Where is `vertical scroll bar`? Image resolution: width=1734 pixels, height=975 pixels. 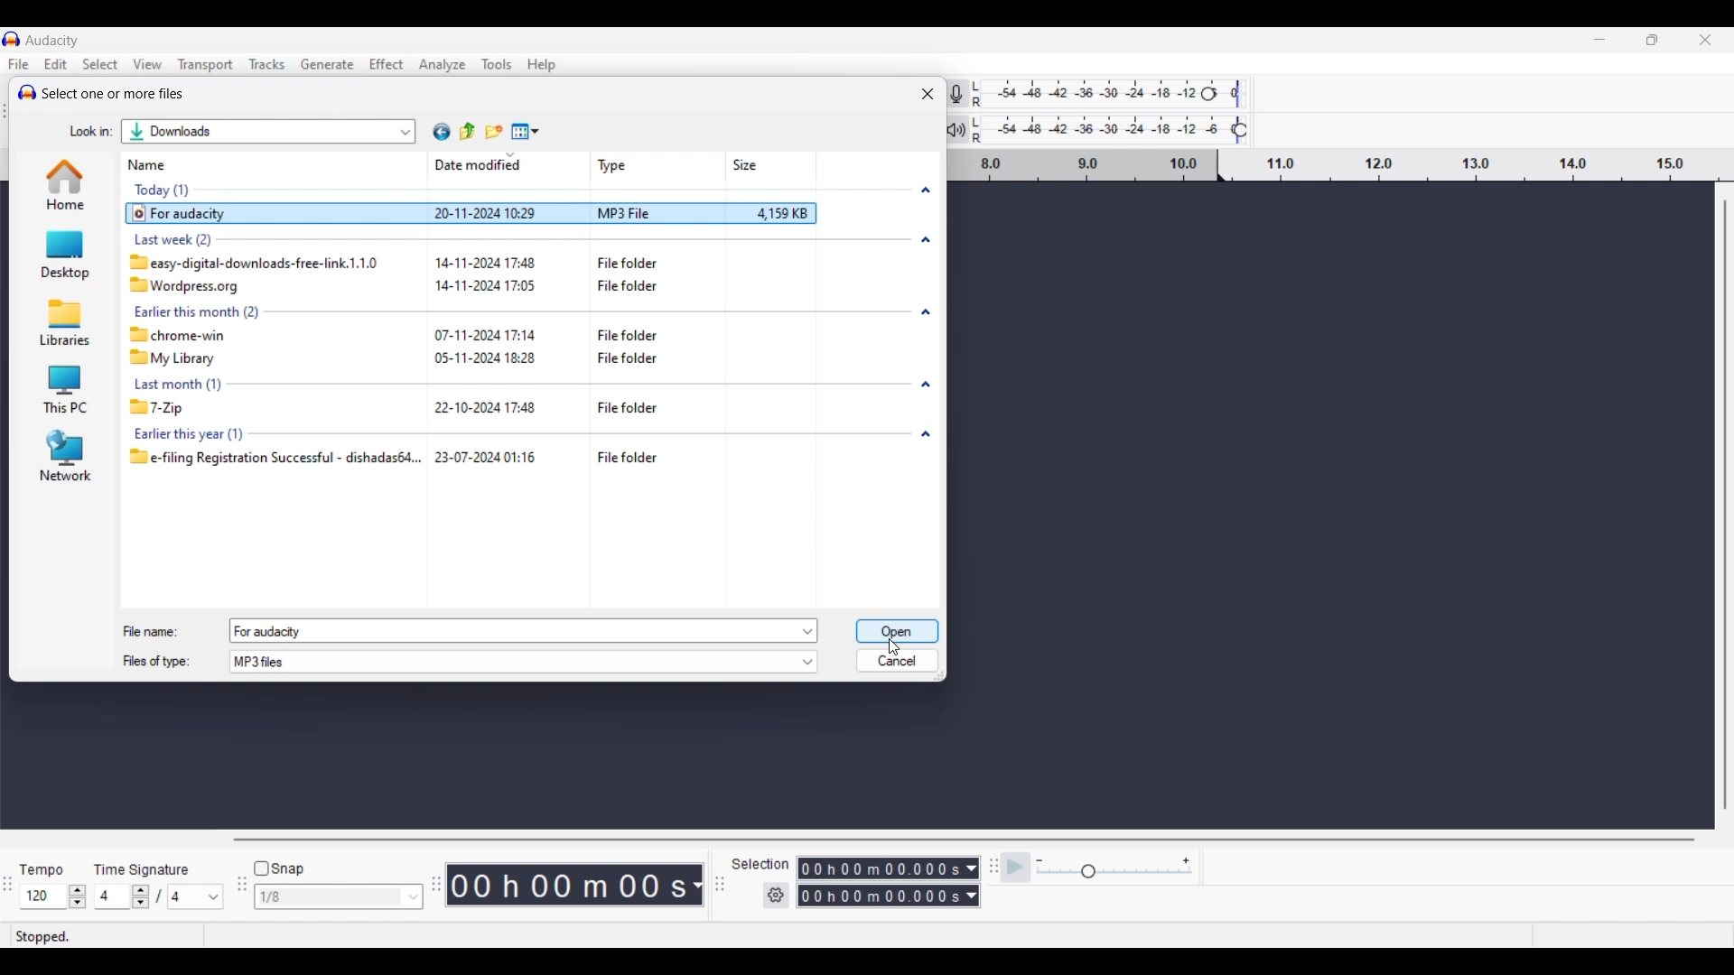
vertical scroll bar is located at coordinates (1723, 508).